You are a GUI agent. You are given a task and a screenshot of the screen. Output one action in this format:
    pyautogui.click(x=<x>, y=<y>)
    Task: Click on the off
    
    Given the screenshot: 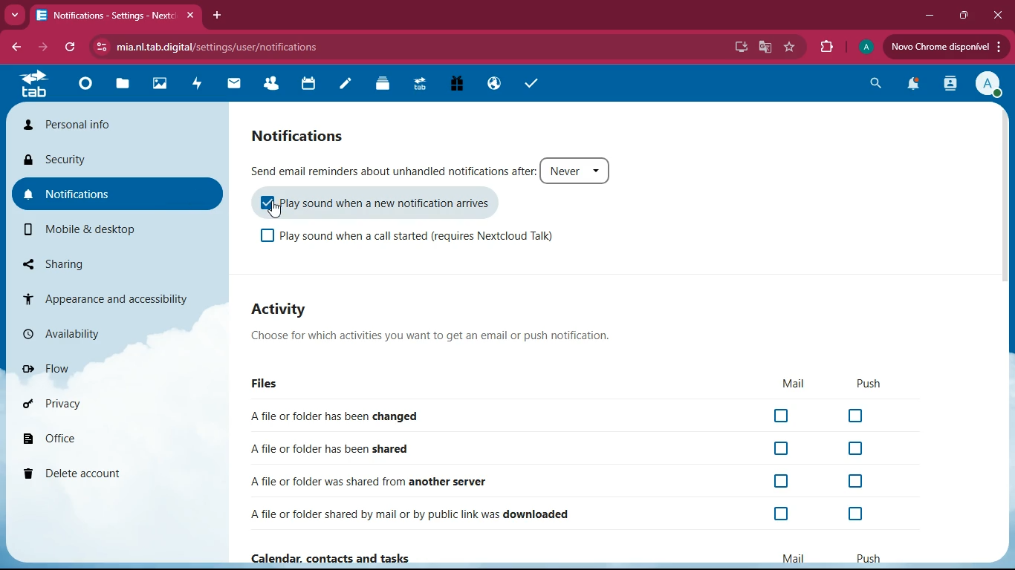 What is the action you would take?
    pyautogui.click(x=855, y=448)
    